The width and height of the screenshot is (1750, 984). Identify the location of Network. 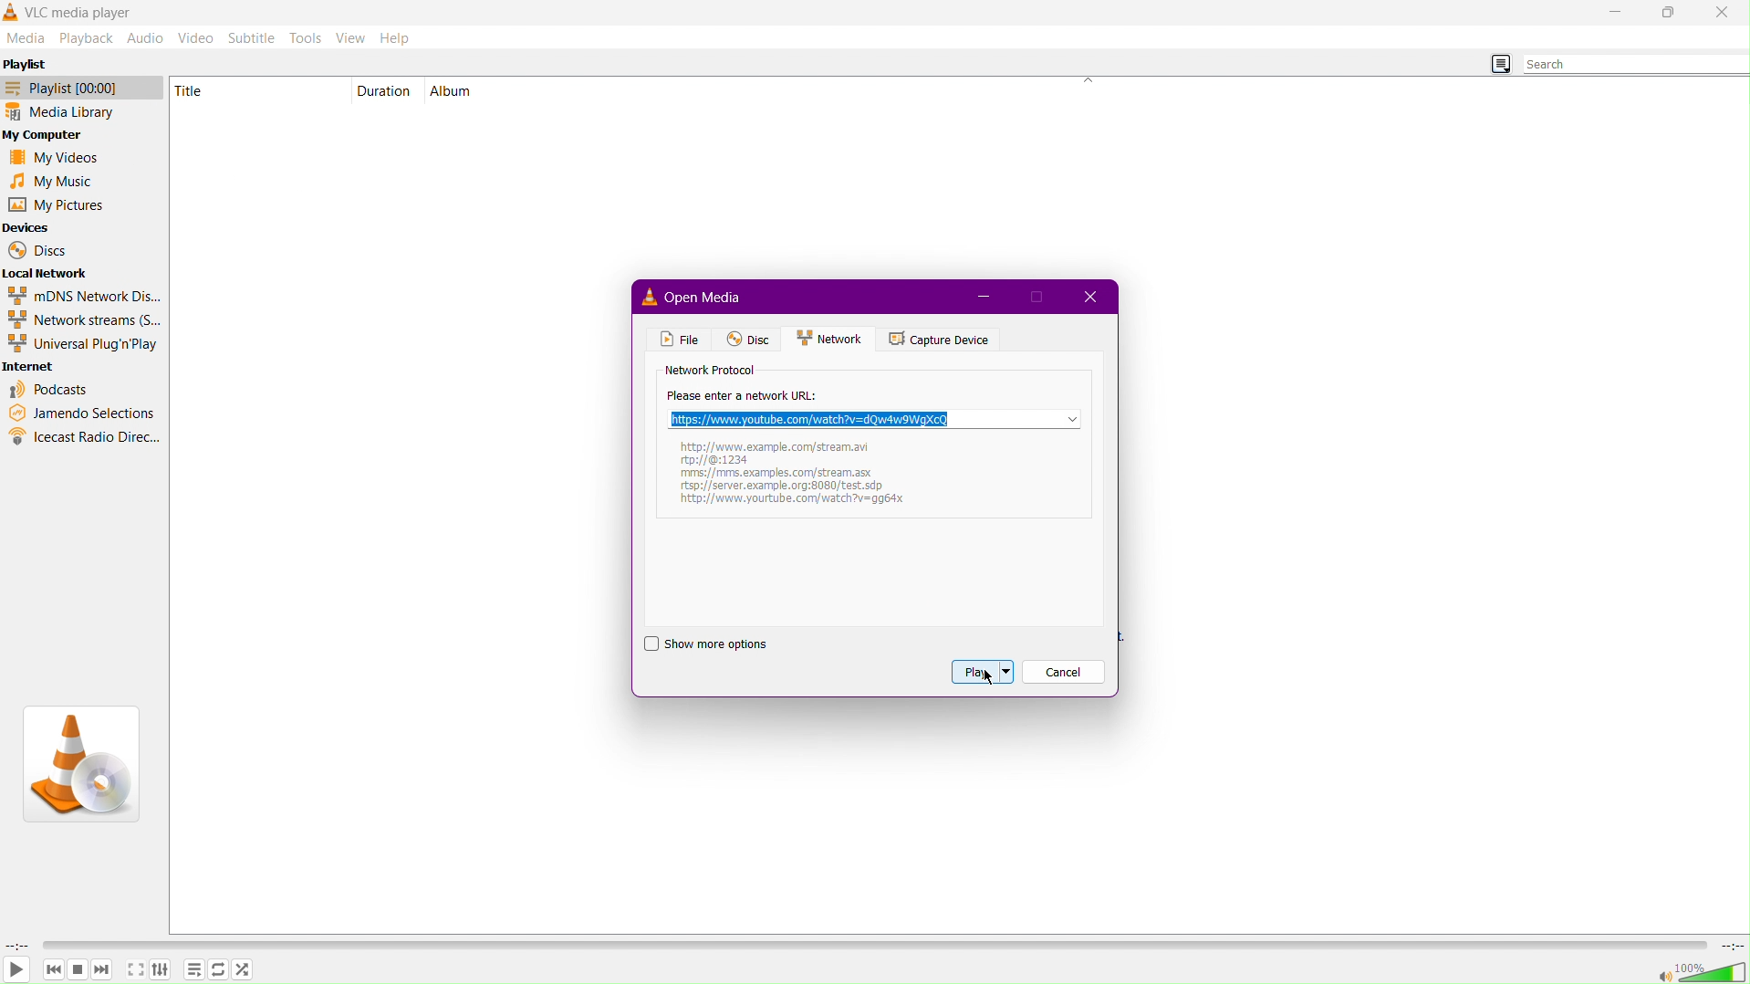
(829, 340).